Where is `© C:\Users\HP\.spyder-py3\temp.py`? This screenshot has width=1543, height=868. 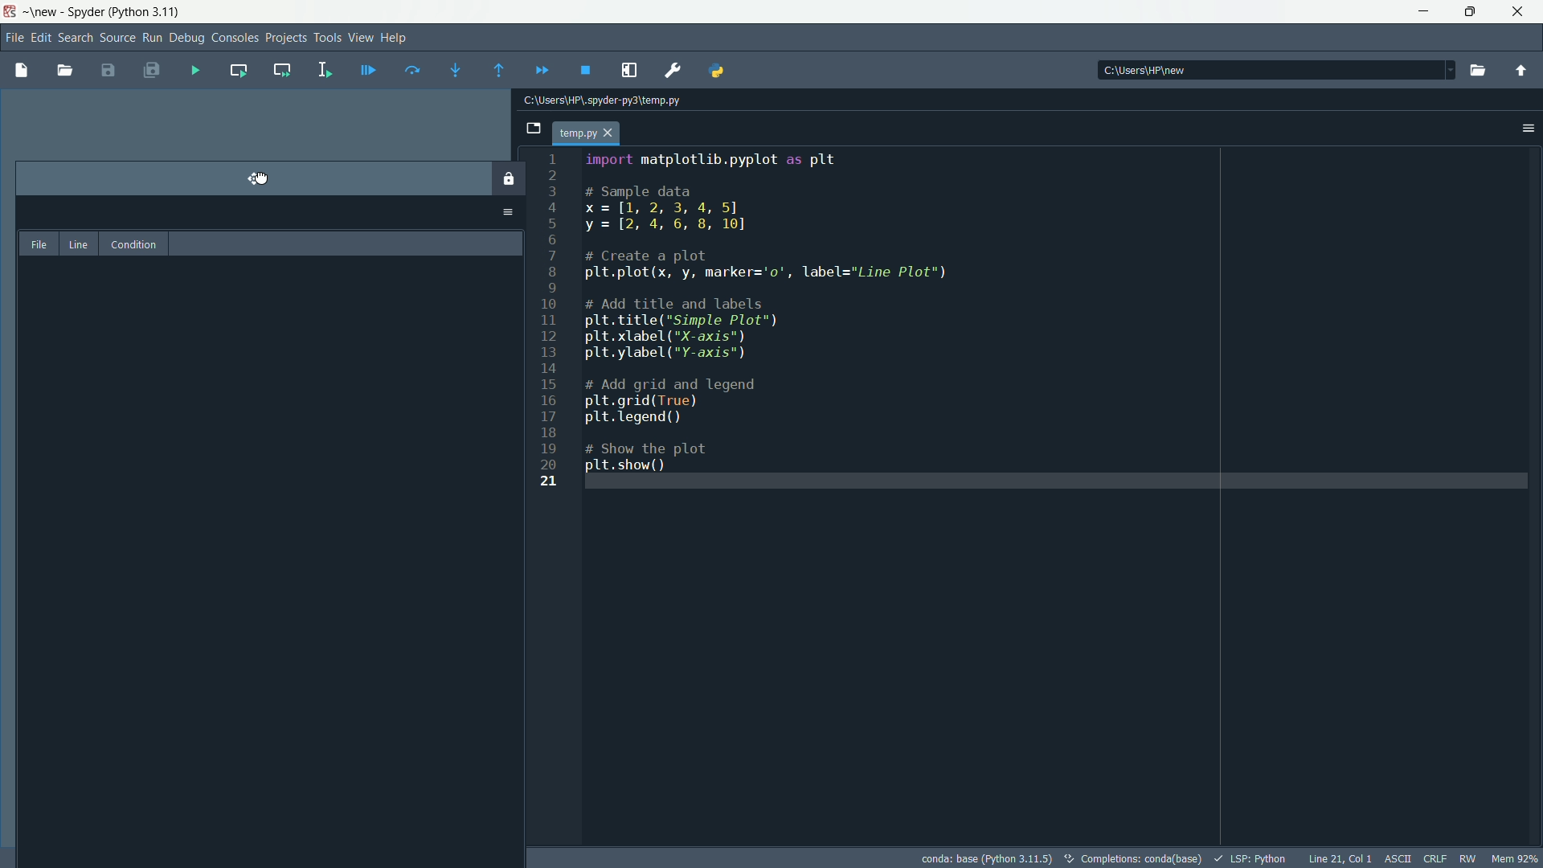
© C:\Users\HP\.spyder-py3\temp.py is located at coordinates (627, 100).